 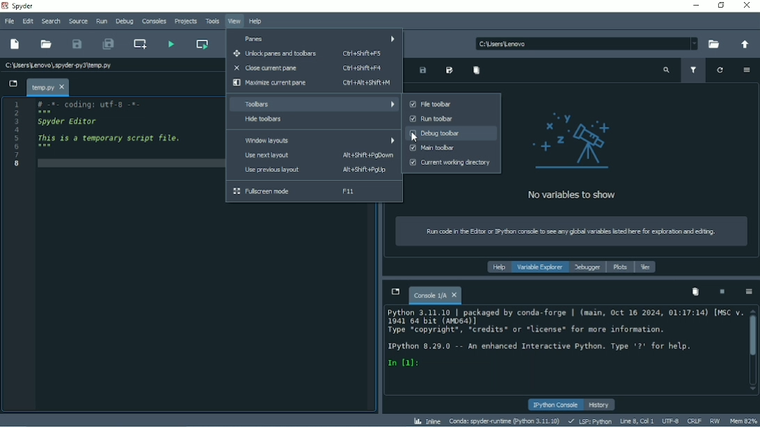 I want to click on Vertical scrollbar, so click(x=753, y=336).